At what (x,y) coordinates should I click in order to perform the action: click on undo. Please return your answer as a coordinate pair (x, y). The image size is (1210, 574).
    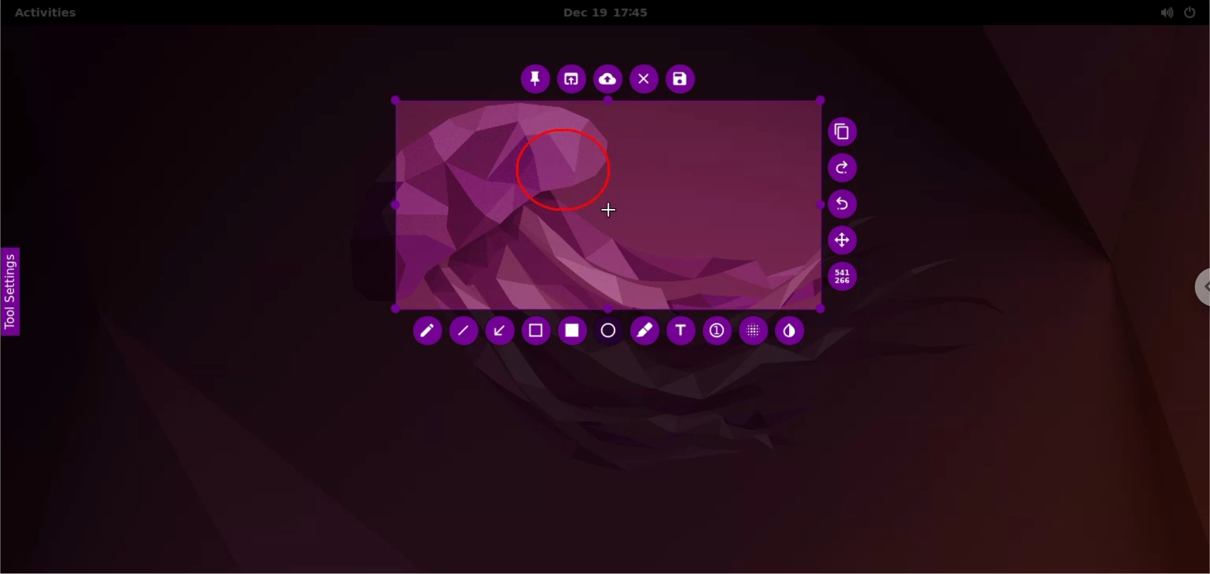
    Looking at the image, I should click on (848, 205).